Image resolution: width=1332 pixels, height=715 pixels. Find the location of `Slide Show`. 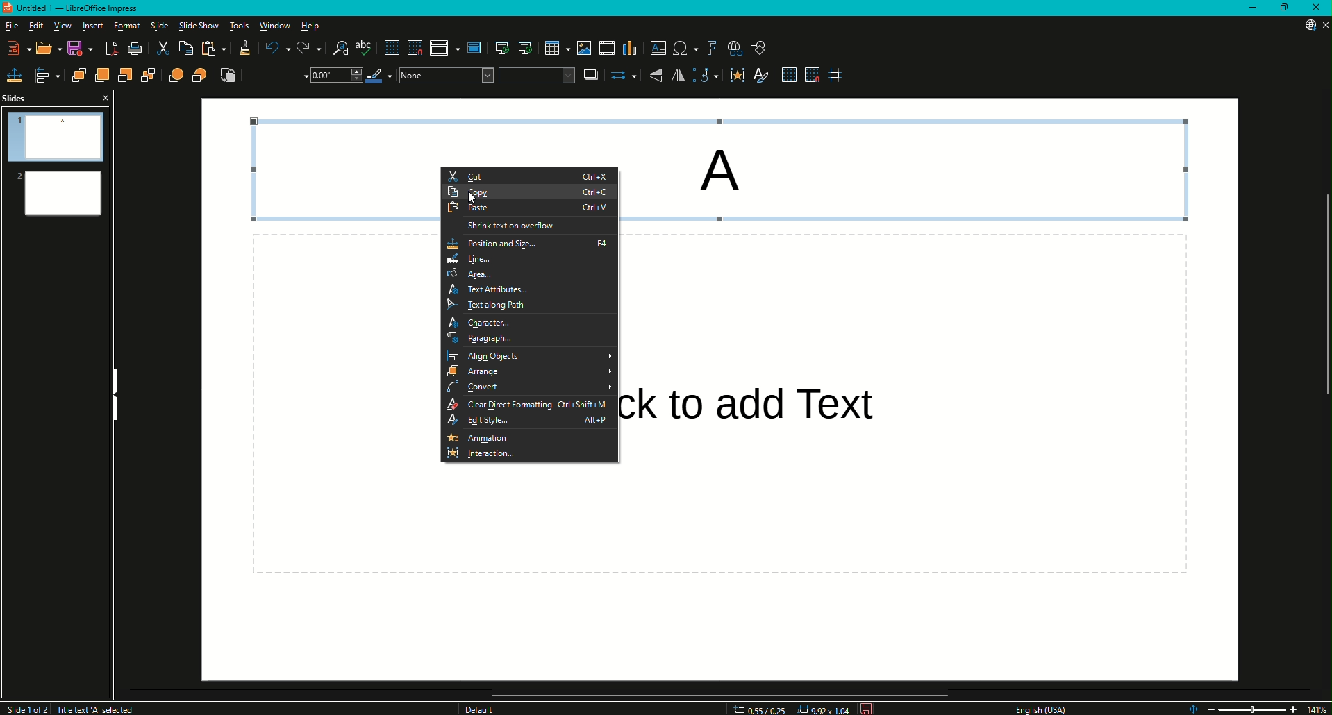

Slide Show is located at coordinates (199, 26).